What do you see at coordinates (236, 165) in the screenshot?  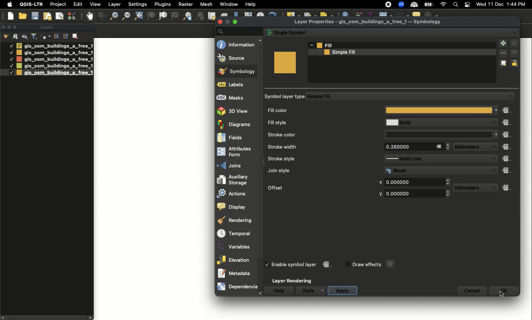 I see `Joins` at bounding box center [236, 165].